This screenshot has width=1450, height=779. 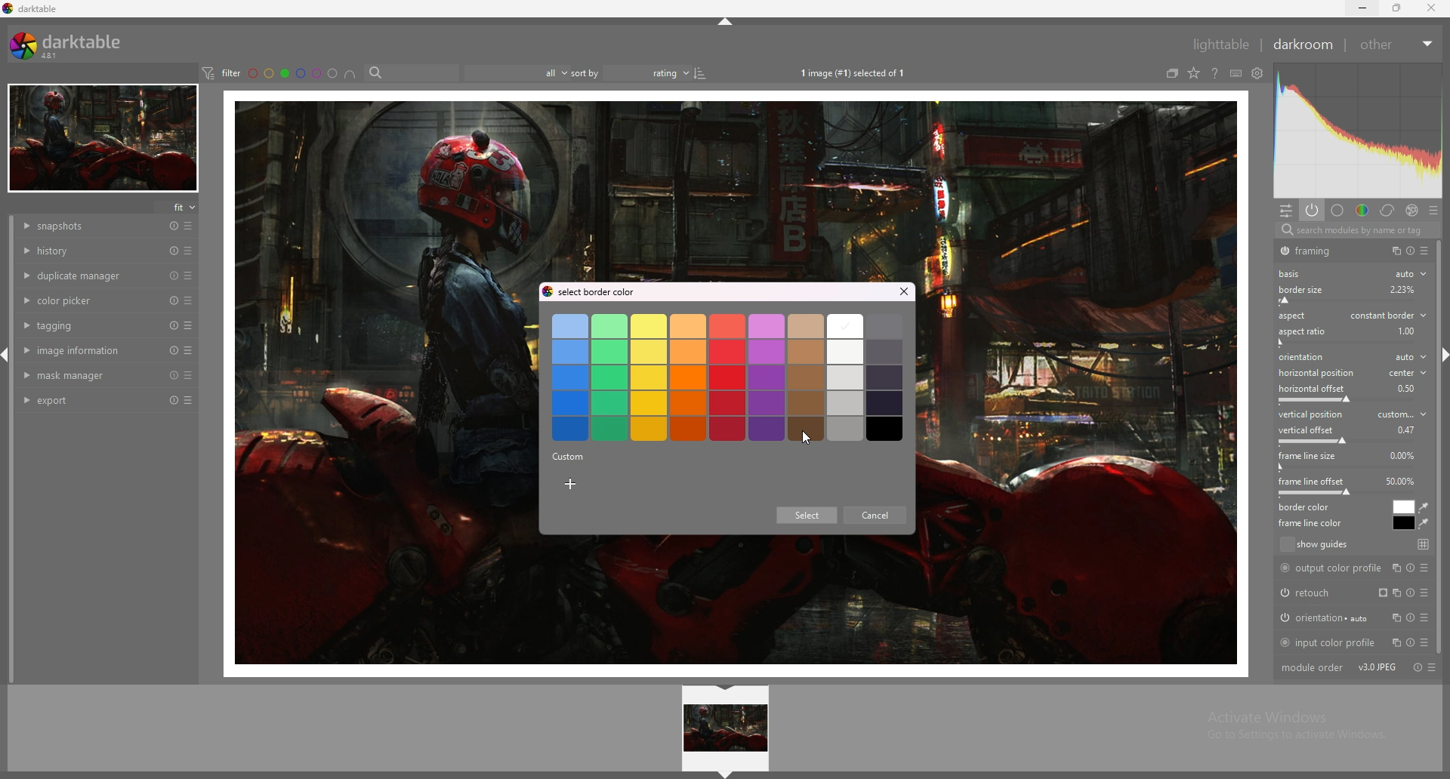 I want to click on cursor, so click(x=810, y=436).